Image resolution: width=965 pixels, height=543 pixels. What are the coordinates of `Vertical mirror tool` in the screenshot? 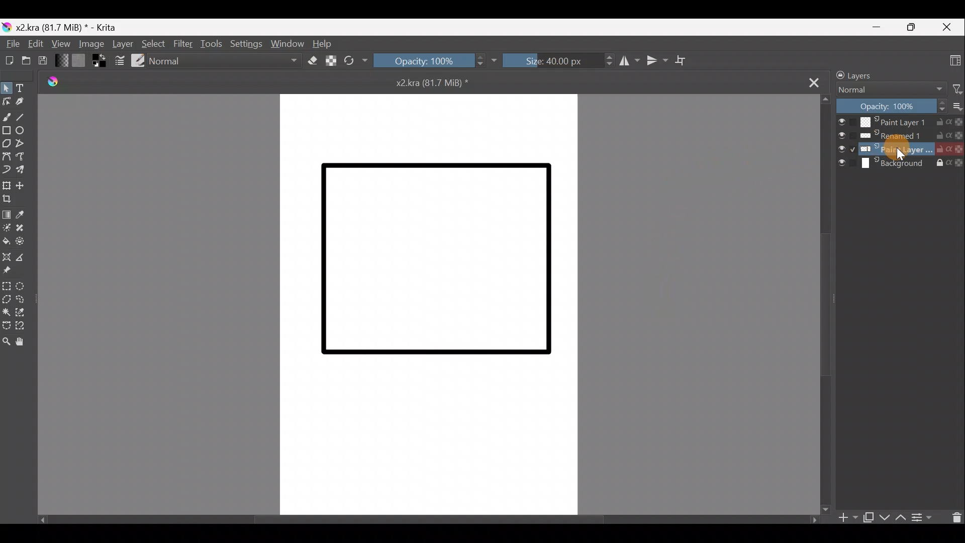 It's located at (657, 57).